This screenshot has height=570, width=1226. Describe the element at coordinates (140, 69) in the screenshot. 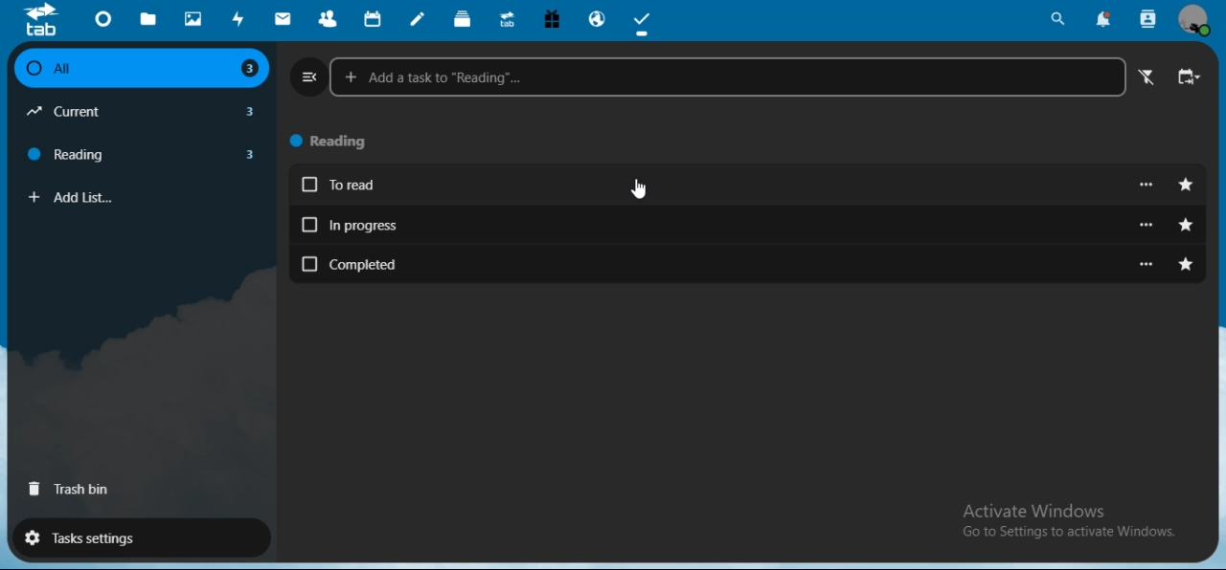

I see `all ` at that location.